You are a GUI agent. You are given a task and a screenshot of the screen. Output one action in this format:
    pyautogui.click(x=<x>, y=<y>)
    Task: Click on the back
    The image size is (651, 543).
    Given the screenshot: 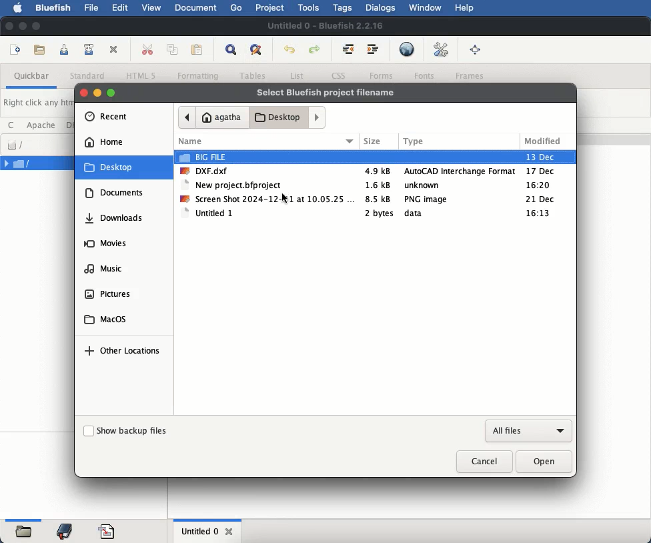 What is the action you would take?
    pyautogui.click(x=185, y=117)
    